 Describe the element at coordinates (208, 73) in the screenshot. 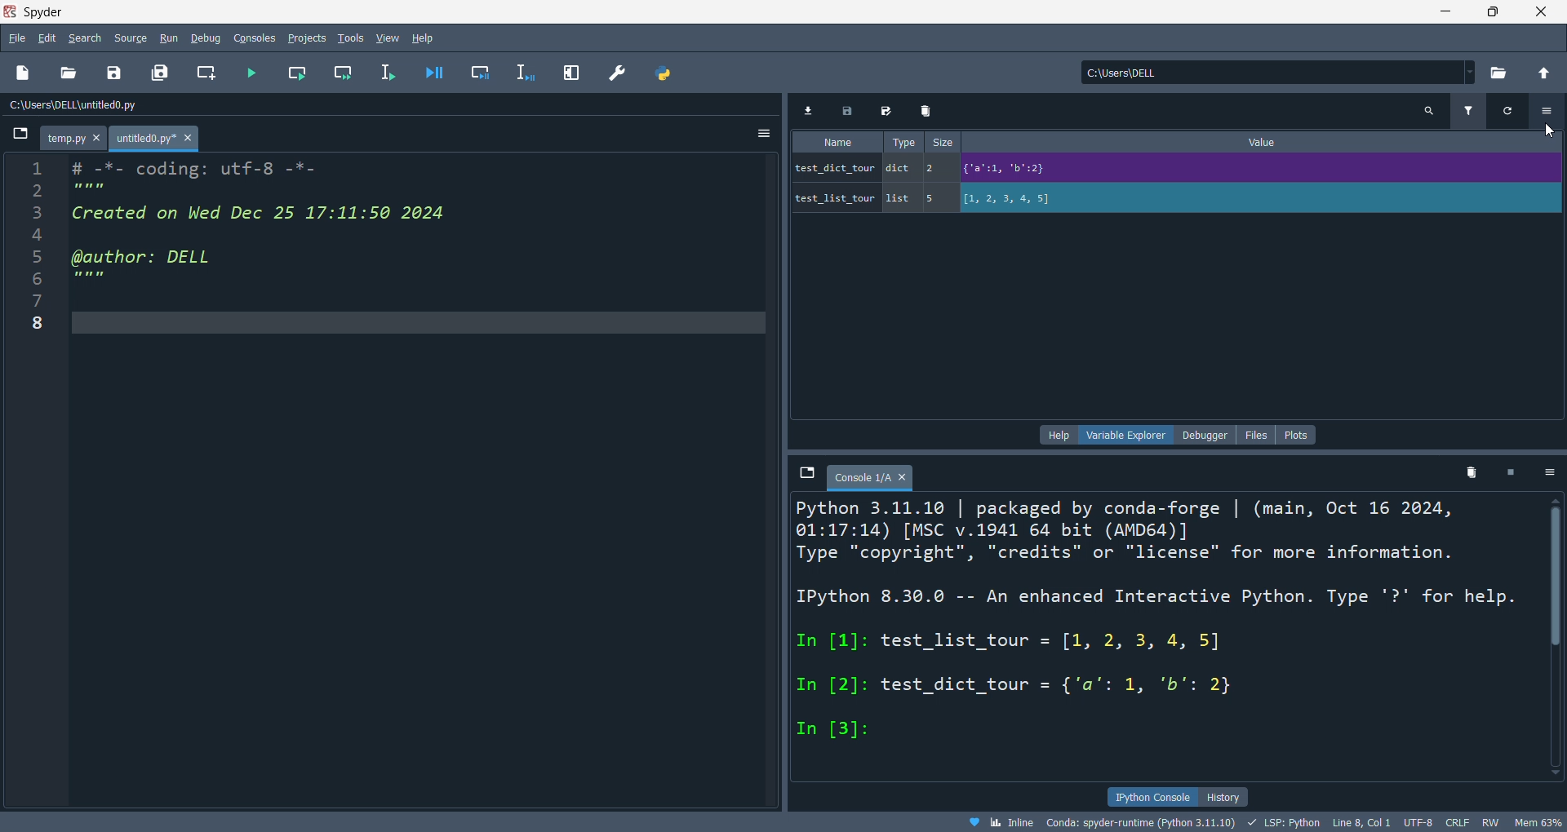

I see `new cell` at that location.